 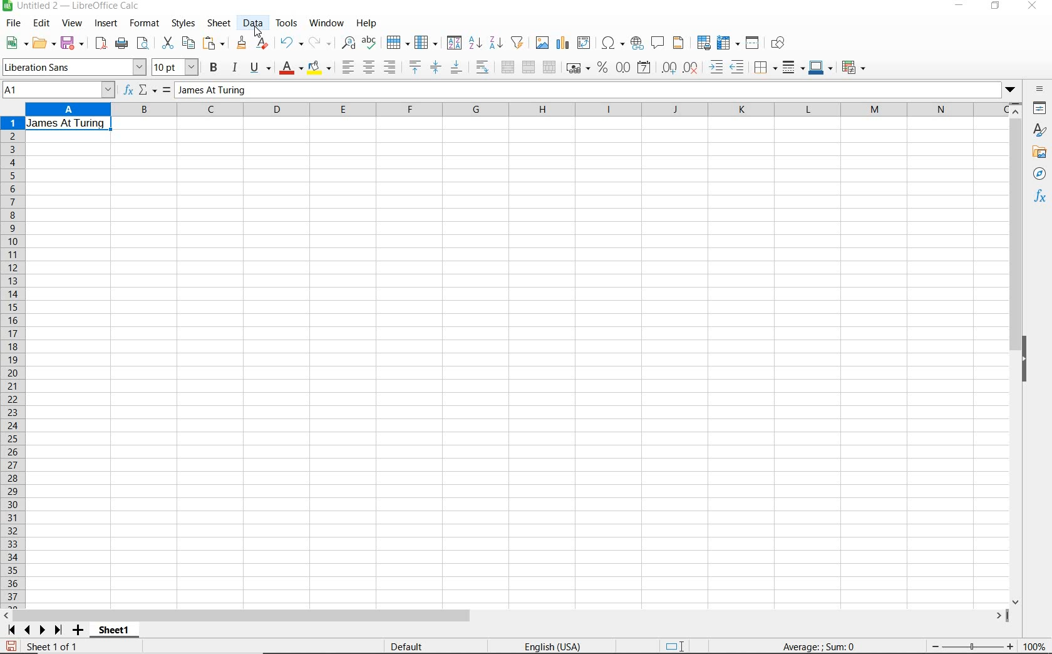 What do you see at coordinates (1039, 153) in the screenshot?
I see `gallery` at bounding box center [1039, 153].